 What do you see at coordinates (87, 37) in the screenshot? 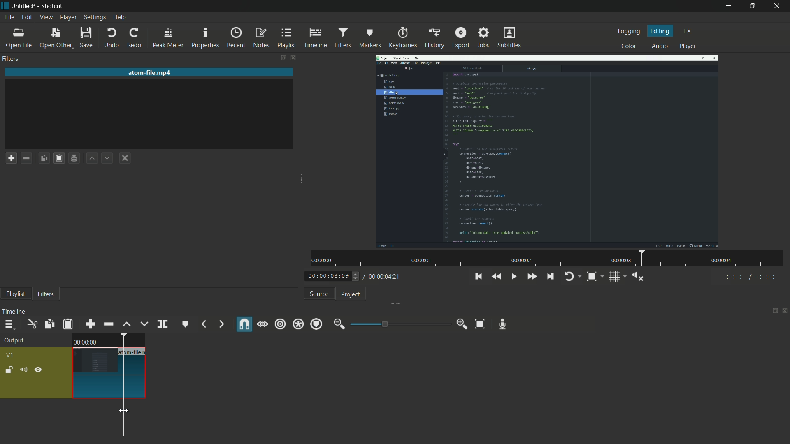
I see `save` at bounding box center [87, 37].